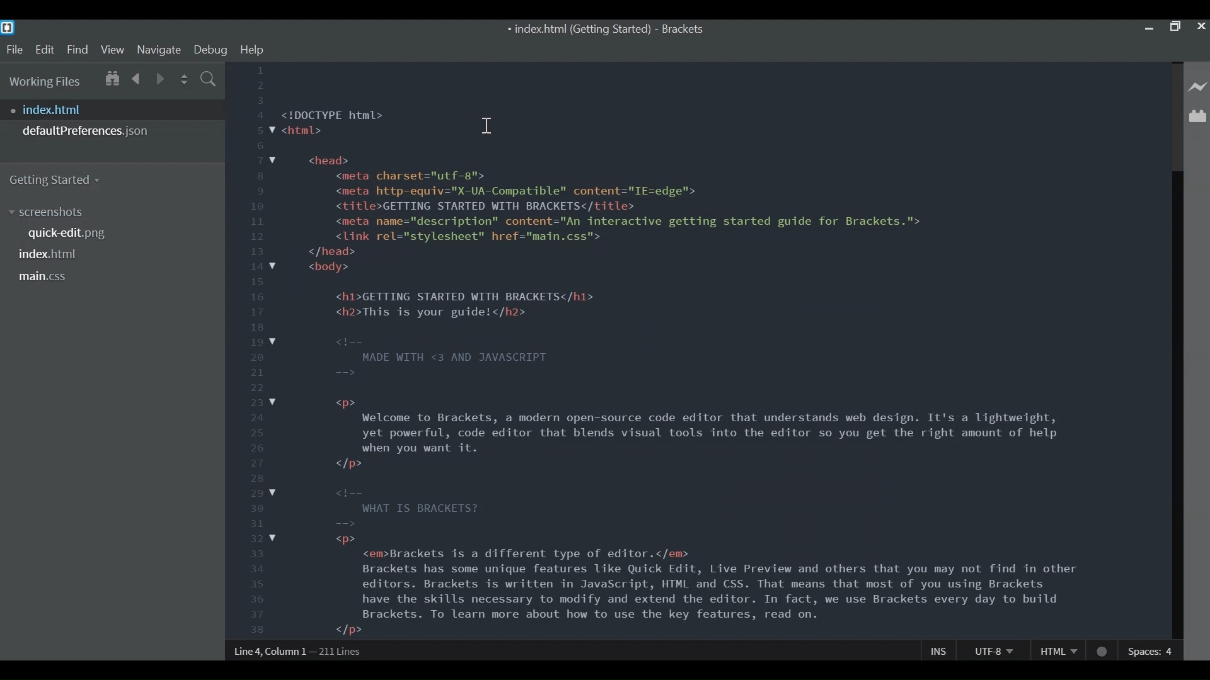  What do you see at coordinates (78, 49) in the screenshot?
I see `Find` at bounding box center [78, 49].